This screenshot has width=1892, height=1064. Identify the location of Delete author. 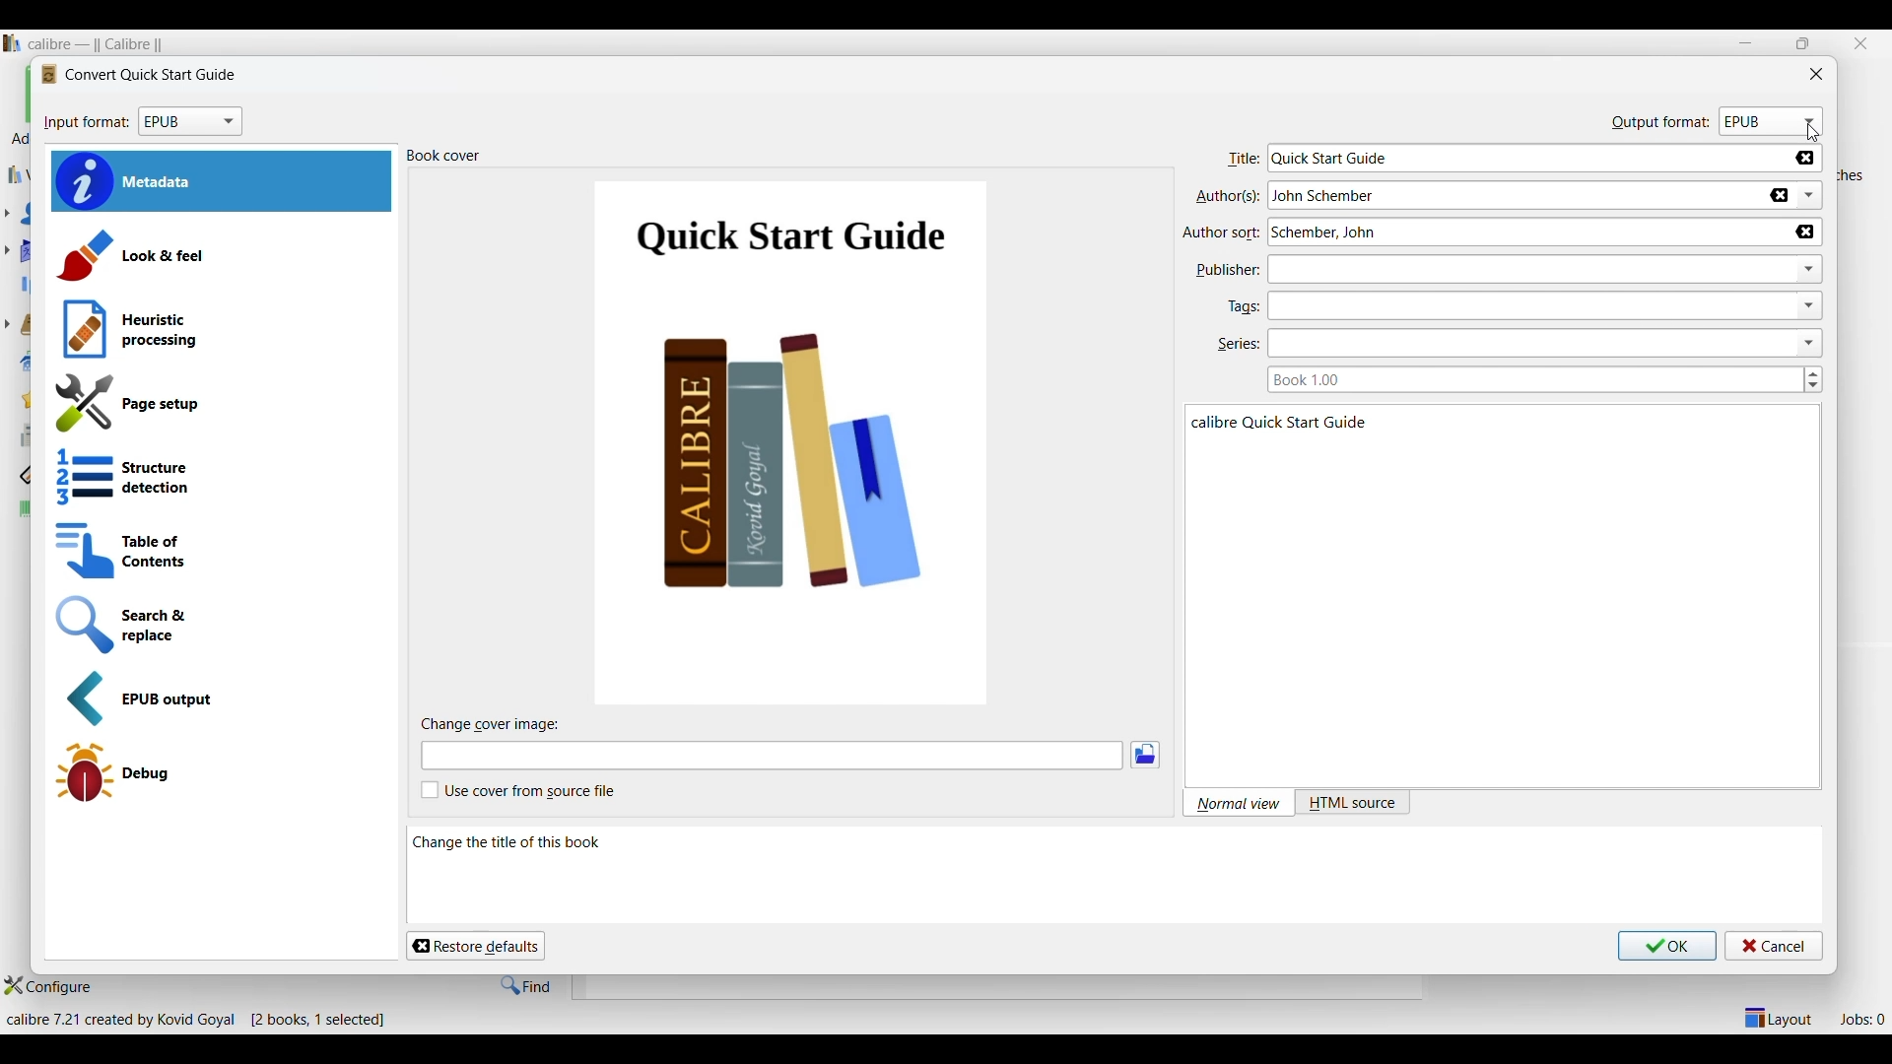
(1805, 232).